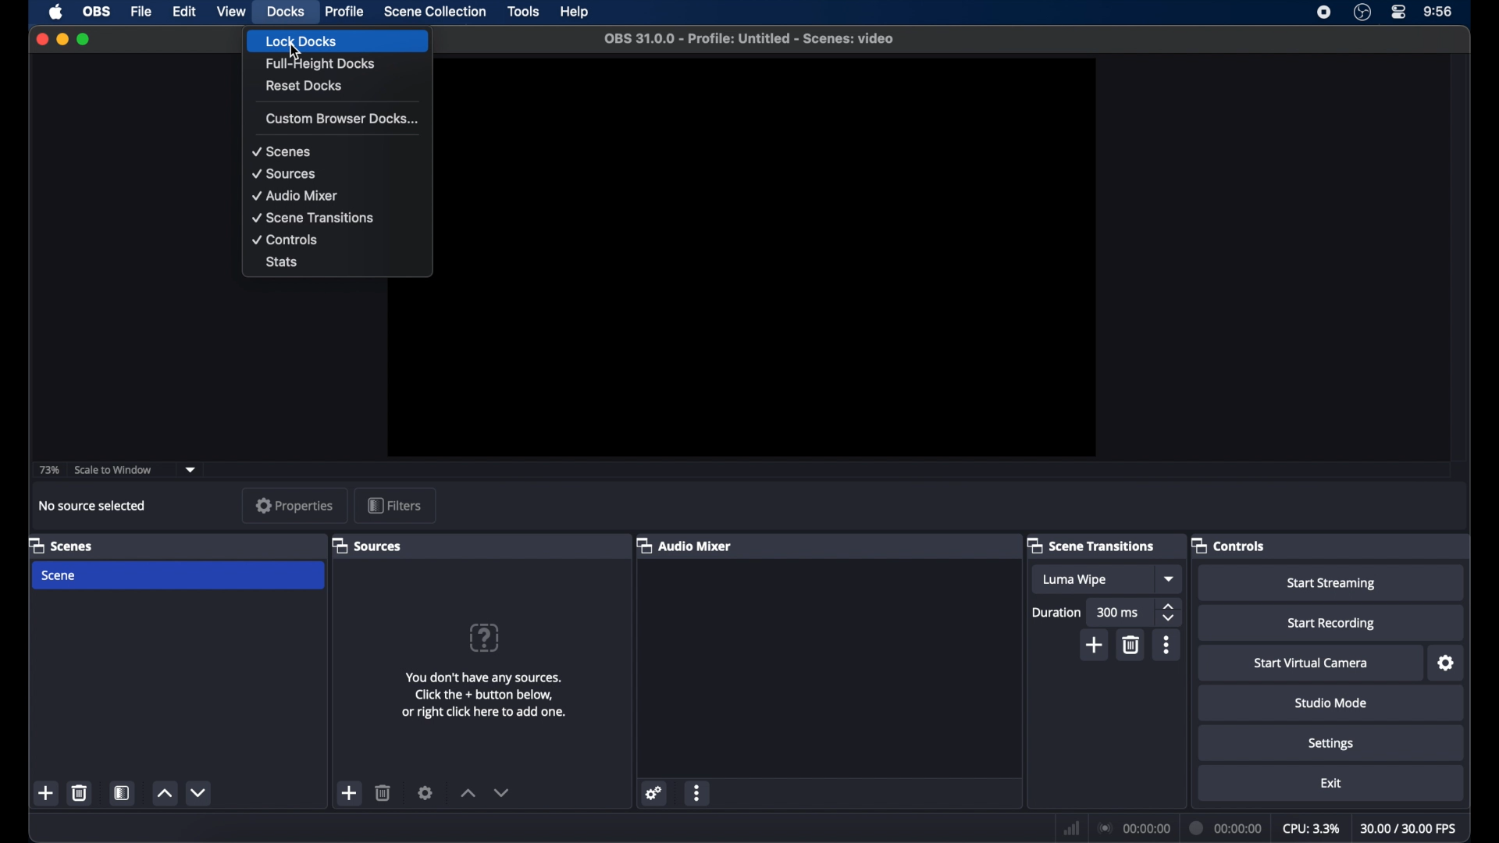  I want to click on scene, so click(177, 575).